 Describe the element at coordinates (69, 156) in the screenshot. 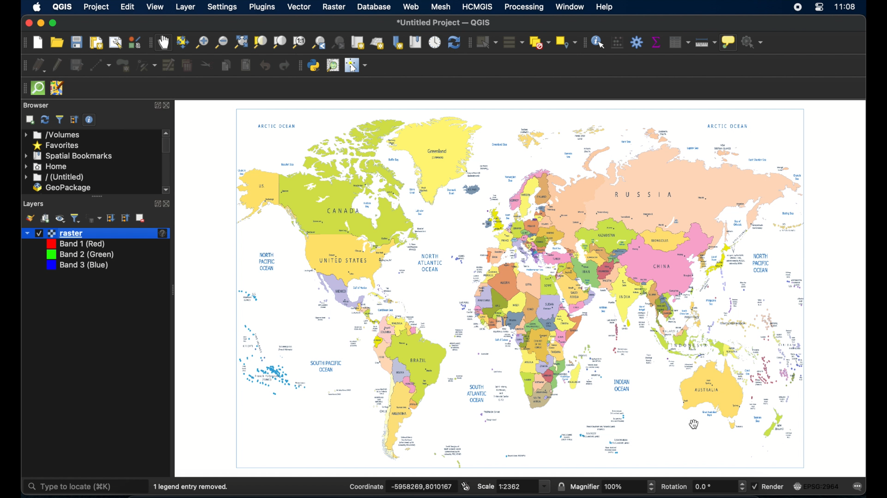

I see `spatial bookmarks` at that location.